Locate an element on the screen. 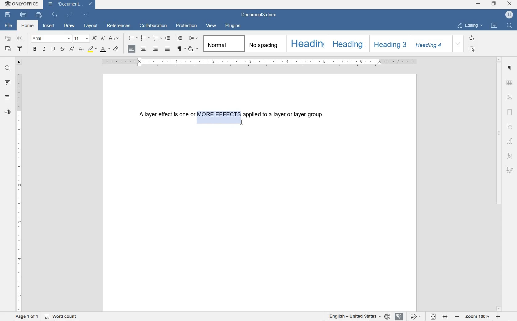 Image resolution: width=517 pixels, height=321 pixels. CHART is located at coordinates (511, 141).